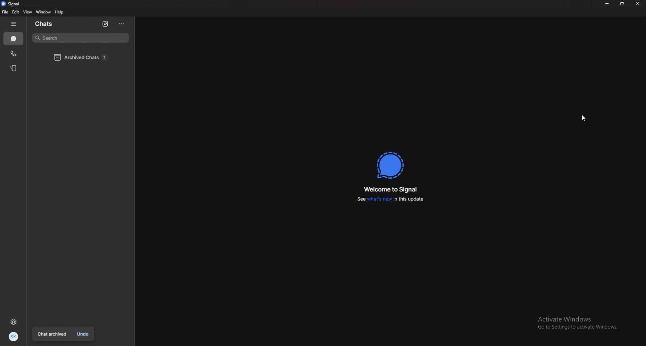  What do you see at coordinates (52, 334) in the screenshot?
I see `chat archived` at bounding box center [52, 334].